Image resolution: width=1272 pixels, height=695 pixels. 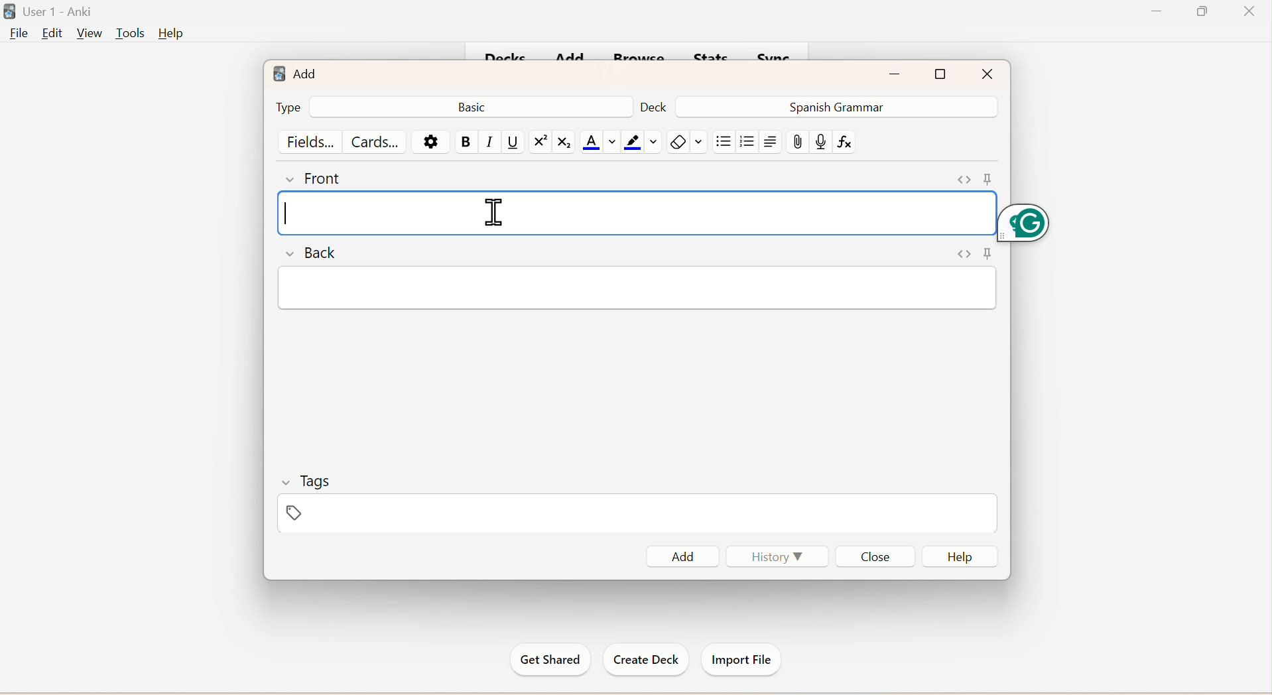 What do you see at coordinates (286, 107) in the screenshot?
I see `Type` at bounding box center [286, 107].